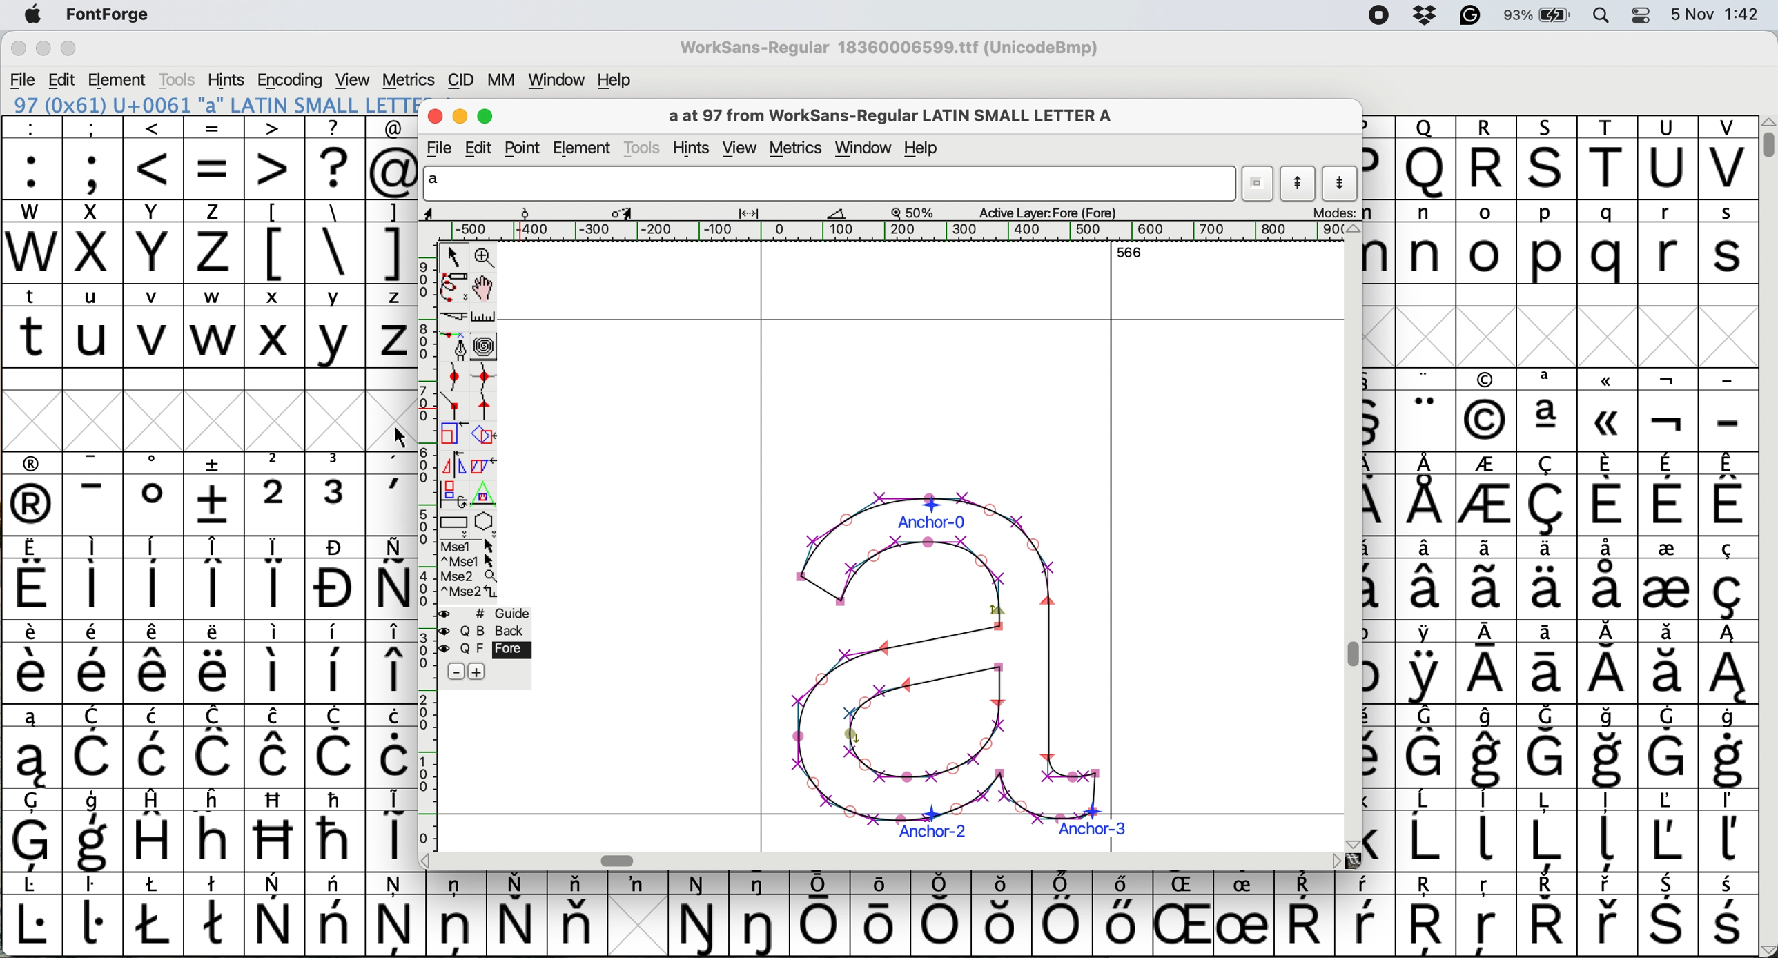  Describe the element at coordinates (1550, 495) in the screenshot. I see `symbol` at that location.